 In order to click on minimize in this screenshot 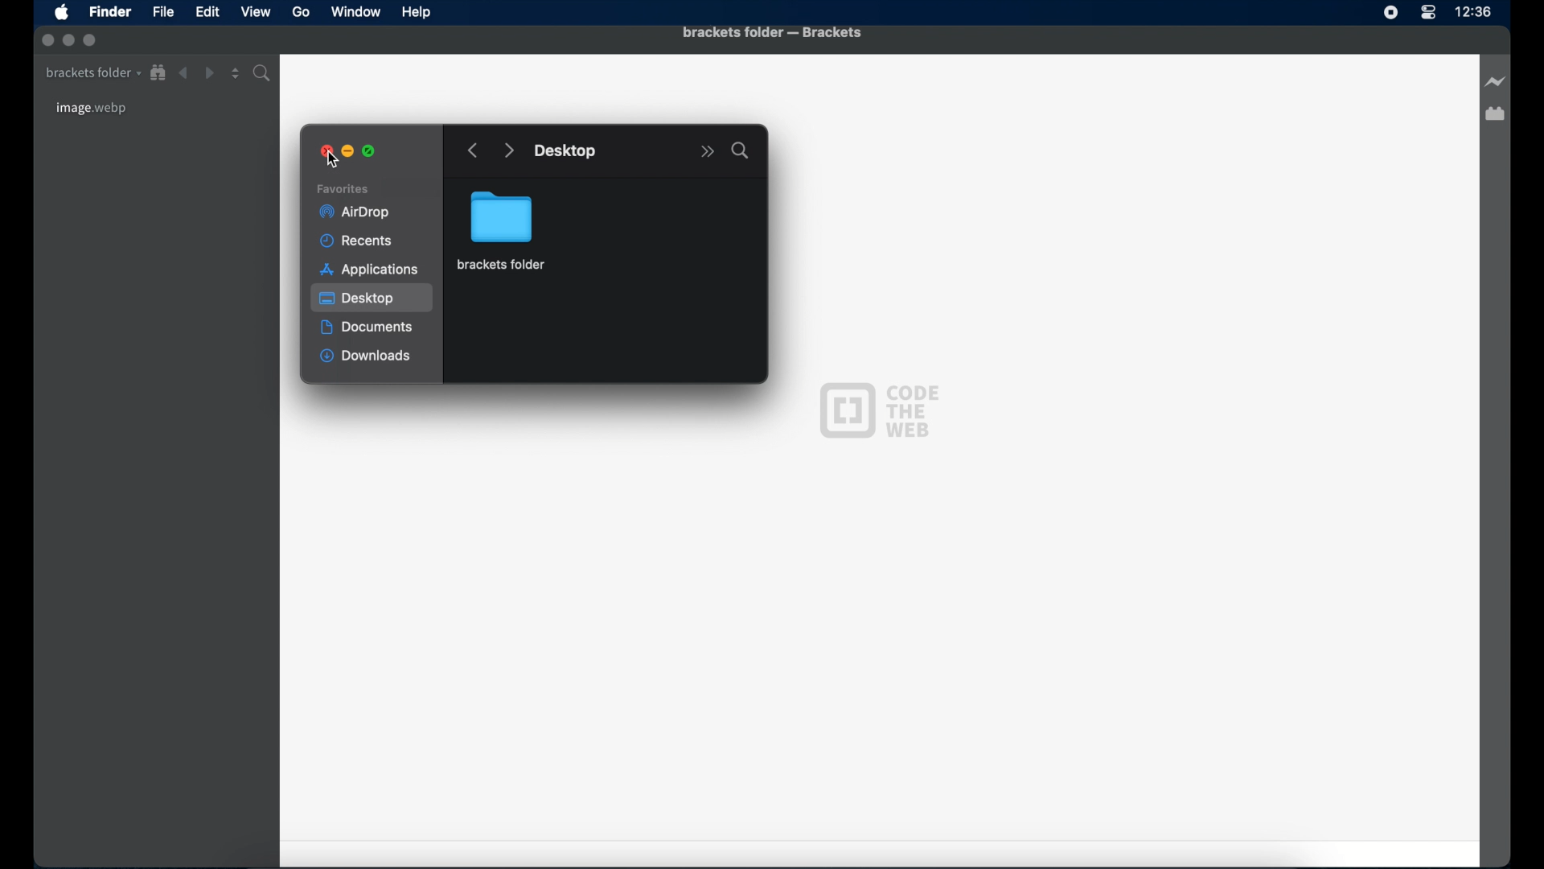, I will do `click(349, 150)`.